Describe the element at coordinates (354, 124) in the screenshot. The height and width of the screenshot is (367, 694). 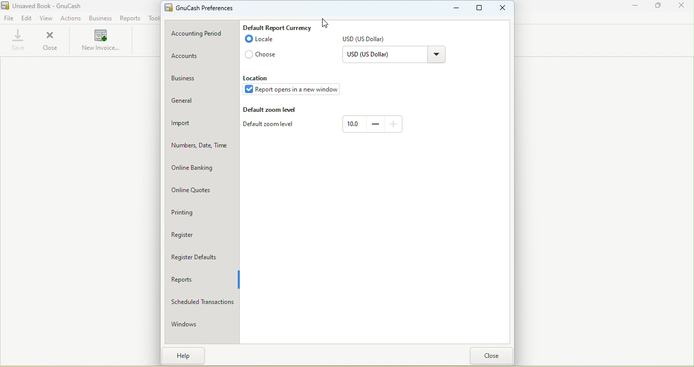
I see `Text box` at that location.